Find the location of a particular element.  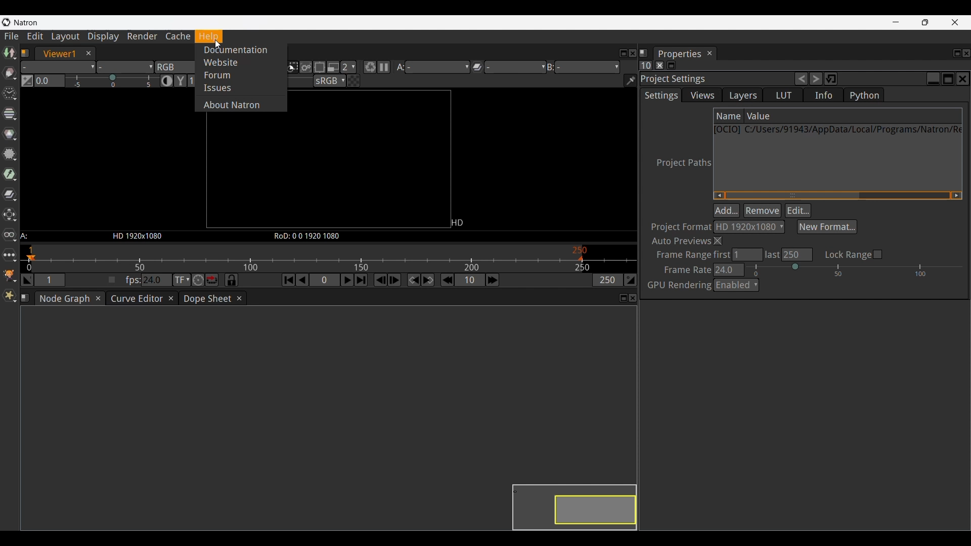

Operation applied between viewer input A and B is located at coordinates (508, 66).